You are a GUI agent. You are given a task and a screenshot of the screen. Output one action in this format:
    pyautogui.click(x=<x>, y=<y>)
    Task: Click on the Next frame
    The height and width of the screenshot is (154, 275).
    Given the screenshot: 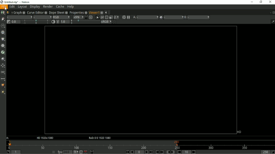 What is the action you would take?
    pyautogui.click(x=162, y=152)
    